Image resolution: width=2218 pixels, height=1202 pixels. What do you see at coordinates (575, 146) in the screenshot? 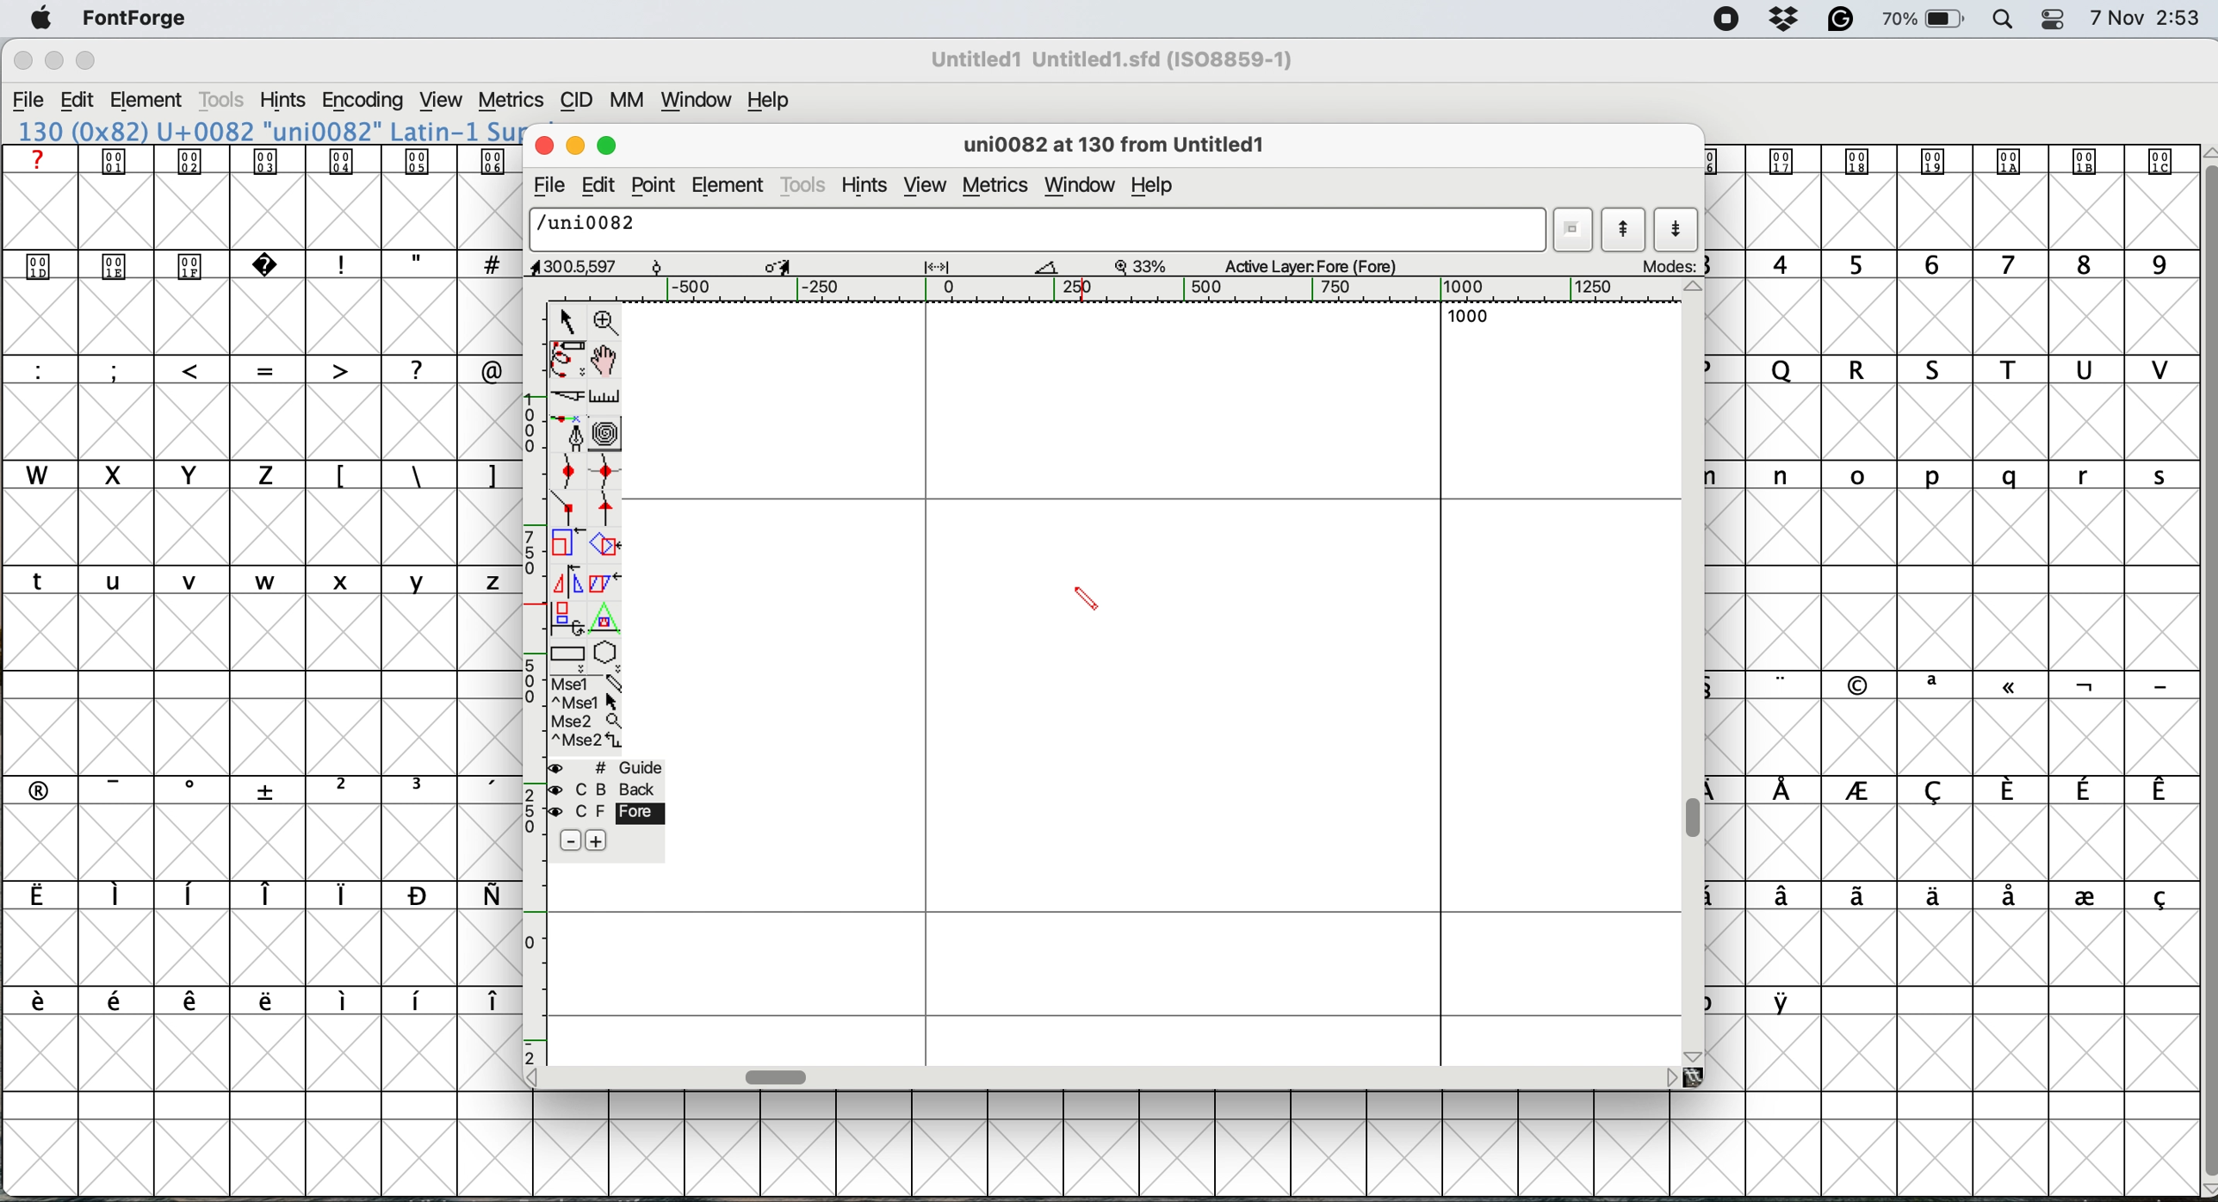
I see `minimise` at bounding box center [575, 146].